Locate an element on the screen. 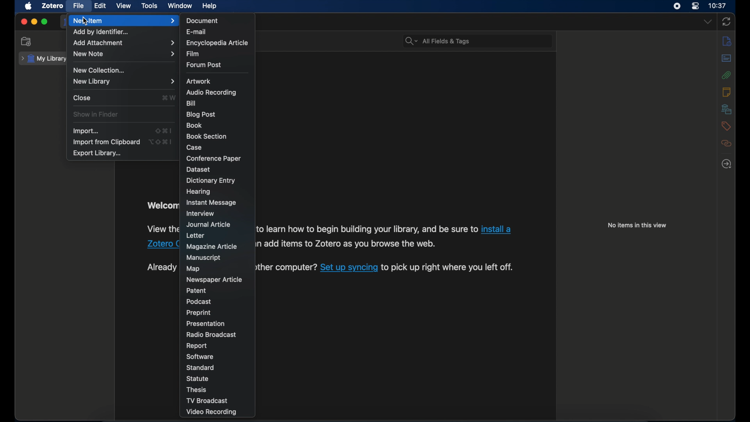 This screenshot has width=750, height=422. my library is located at coordinates (43, 59).